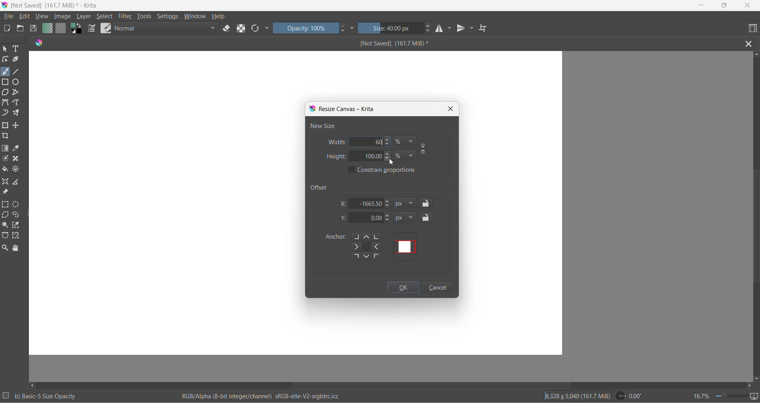 The width and height of the screenshot is (760, 403). What do you see at coordinates (450, 109) in the screenshot?
I see `close` at bounding box center [450, 109].